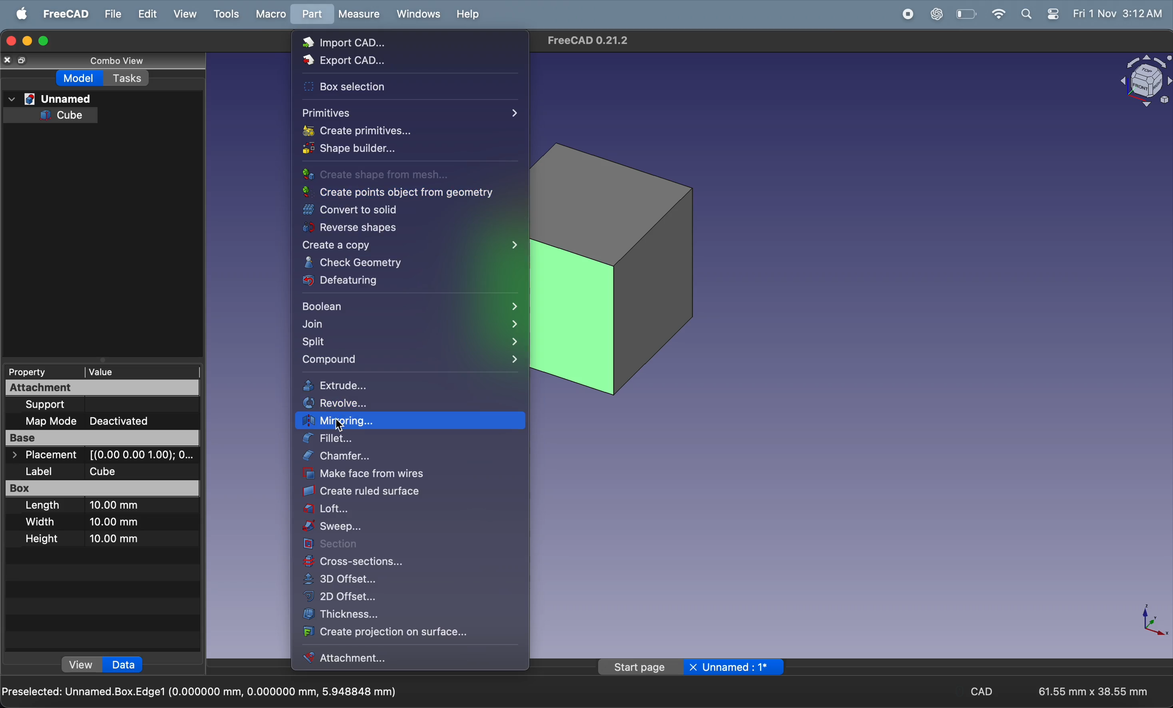  Describe the element at coordinates (381, 173) in the screenshot. I see `create shape from mesh` at that location.